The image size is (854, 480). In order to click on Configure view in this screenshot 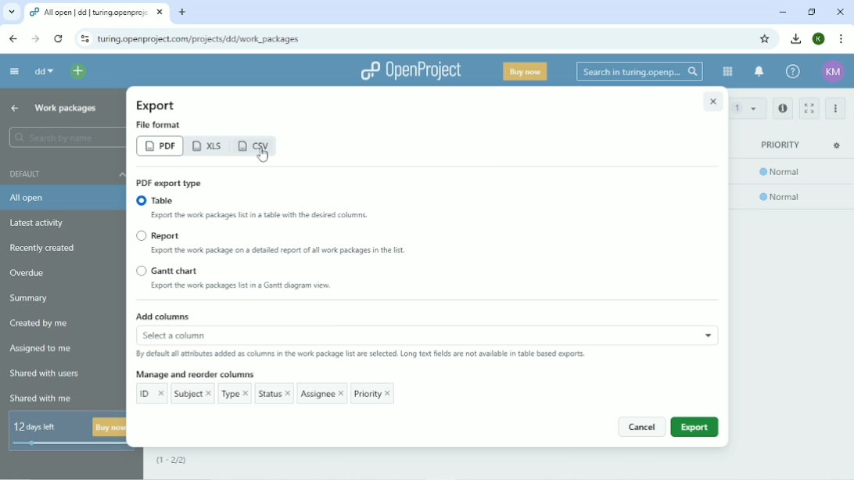, I will do `click(838, 145)`.